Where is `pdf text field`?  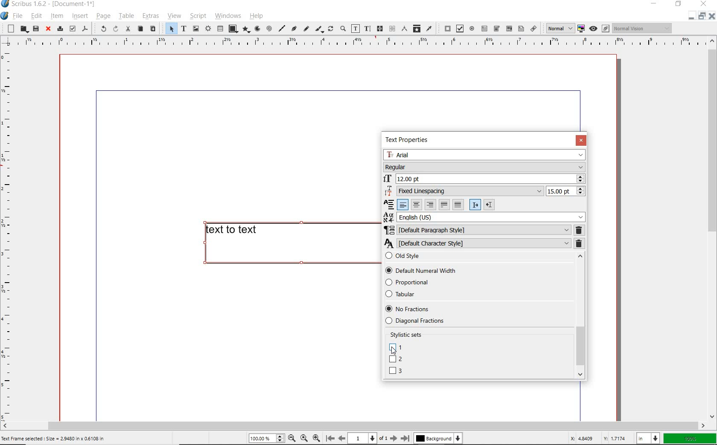
pdf text field is located at coordinates (484, 28).